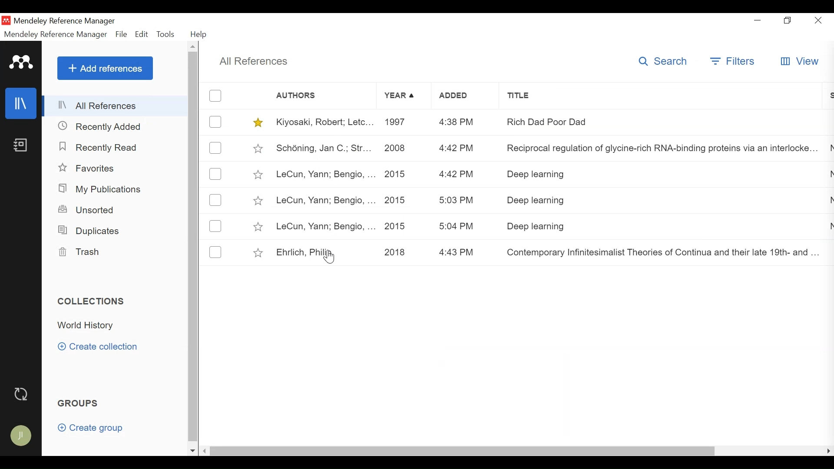  Describe the element at coordinates (325, 96) in the screenshot. I see `Author ` at that location.